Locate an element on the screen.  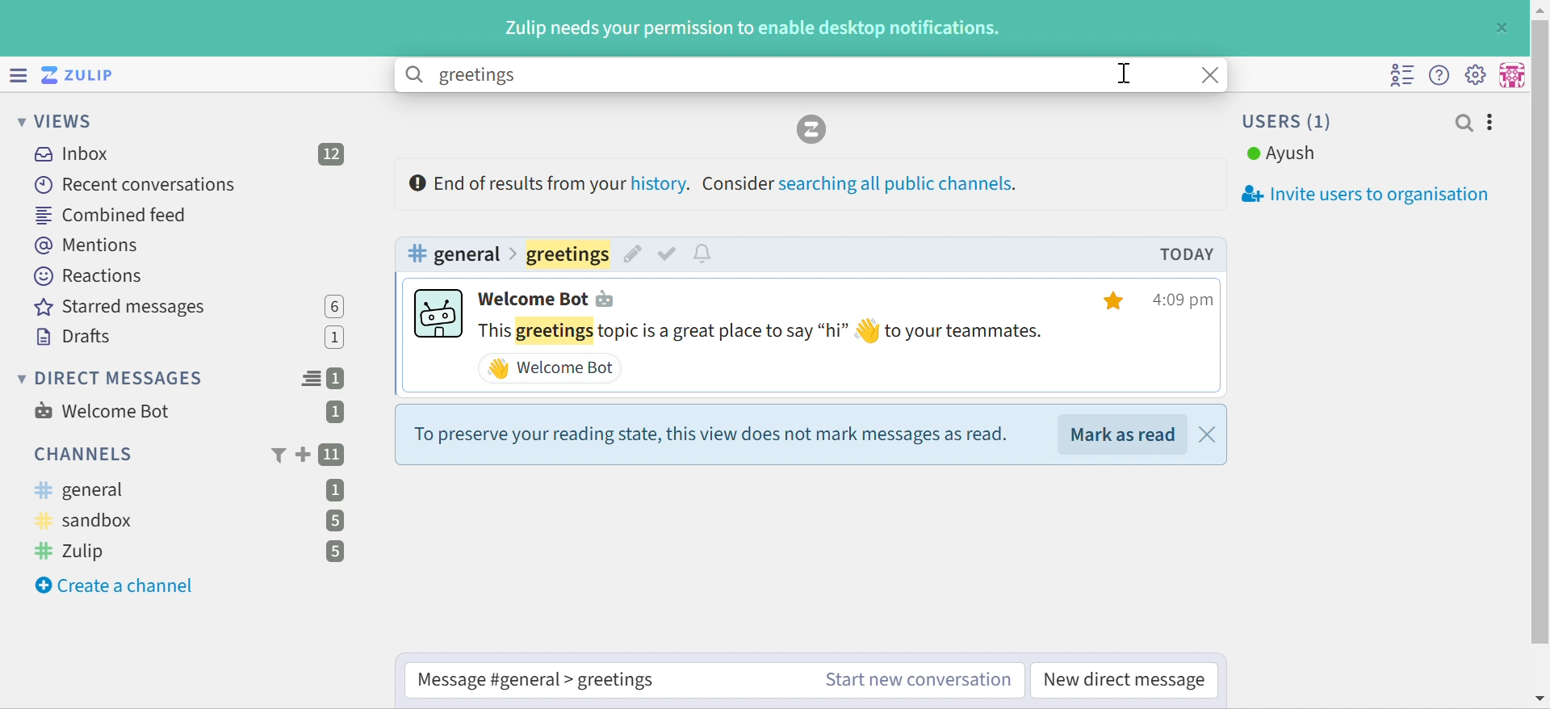
Start new conversation is located at coordinates (919, 680).